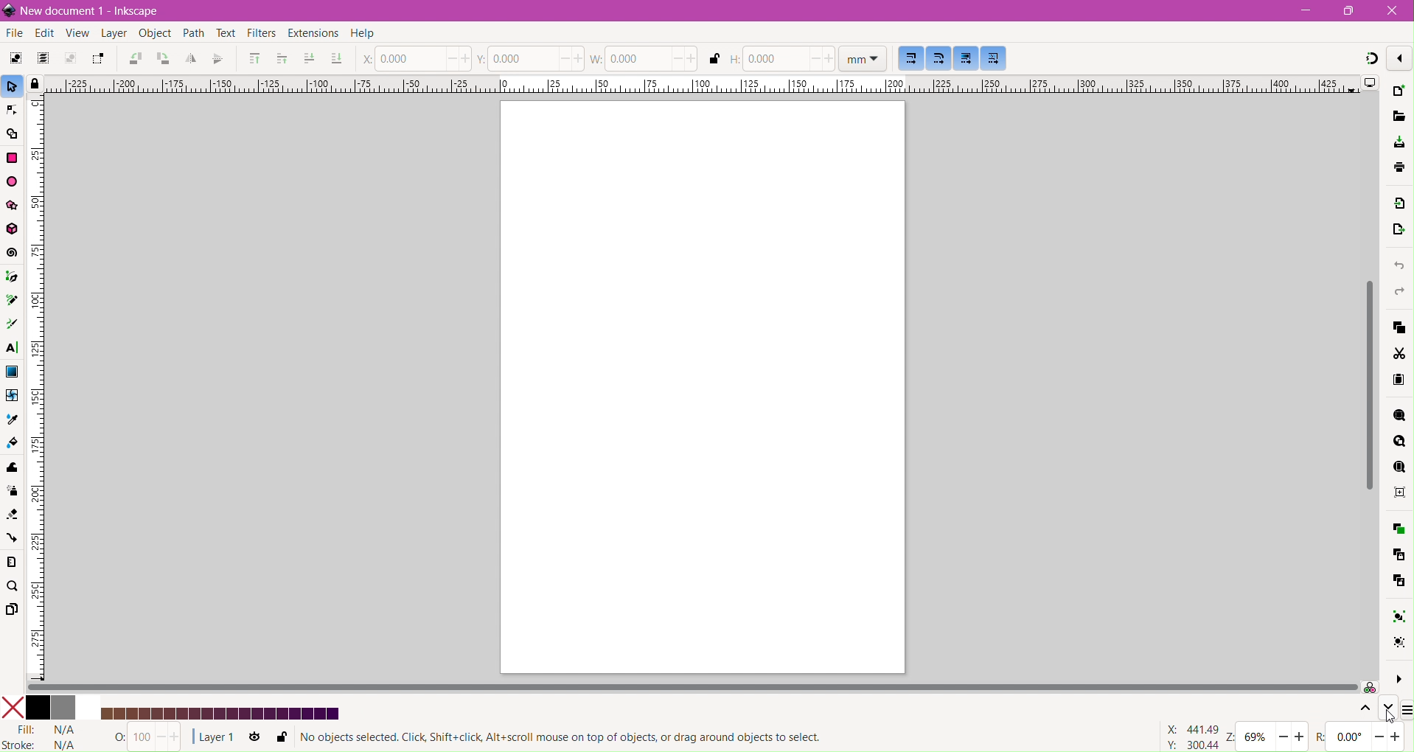 The width and height of the screenshot is (1414, 752). What do you see at coordinates (1405, 711) in the screenshot?
I see `Configure Color Palette` at bounding box center [1405, 711].